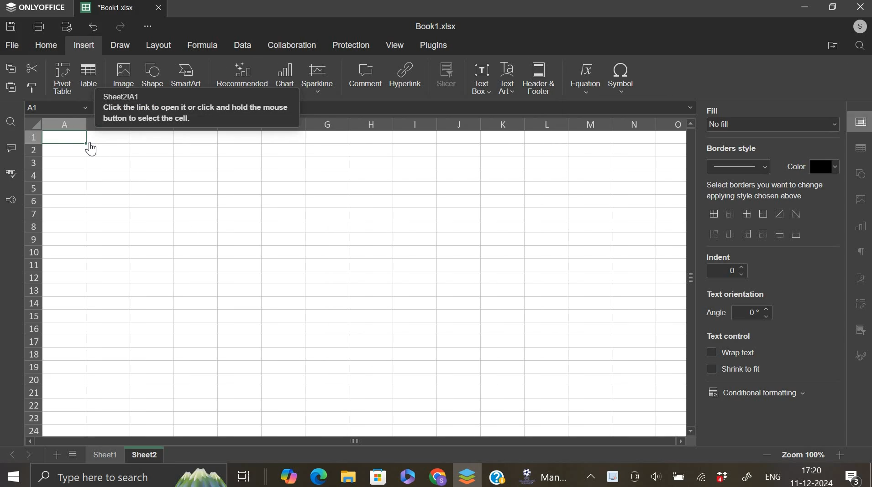 This screenshot has height=487, width=872. What do you see at coordinates (858, 46) in the screenshot?
I see `find` at bounding box center [858, 46].